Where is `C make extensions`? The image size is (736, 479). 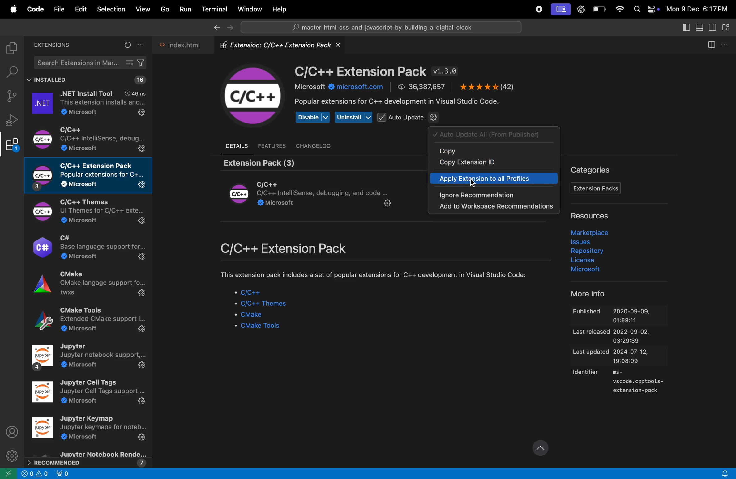
C make extensions is located at coordinates (88, 287).